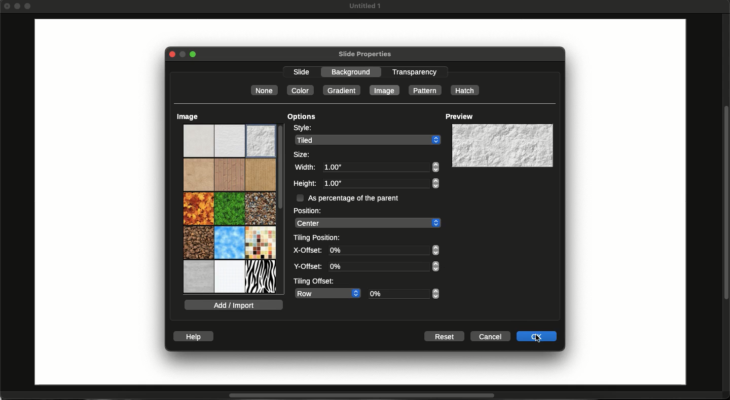 The width and height of the screenshot is (730, 400). What do you see at coordinates (380, 167) in the screenshot?
I see `1.00` at bounding box center [380, 167].